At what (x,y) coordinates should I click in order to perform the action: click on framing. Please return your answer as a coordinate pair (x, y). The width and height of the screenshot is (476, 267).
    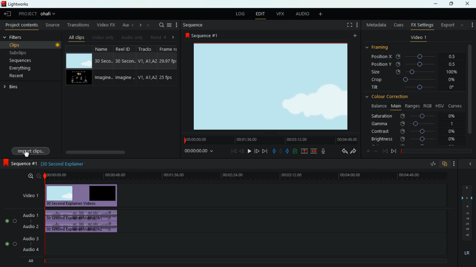
    Looking at the image, I should click on (382, 48).